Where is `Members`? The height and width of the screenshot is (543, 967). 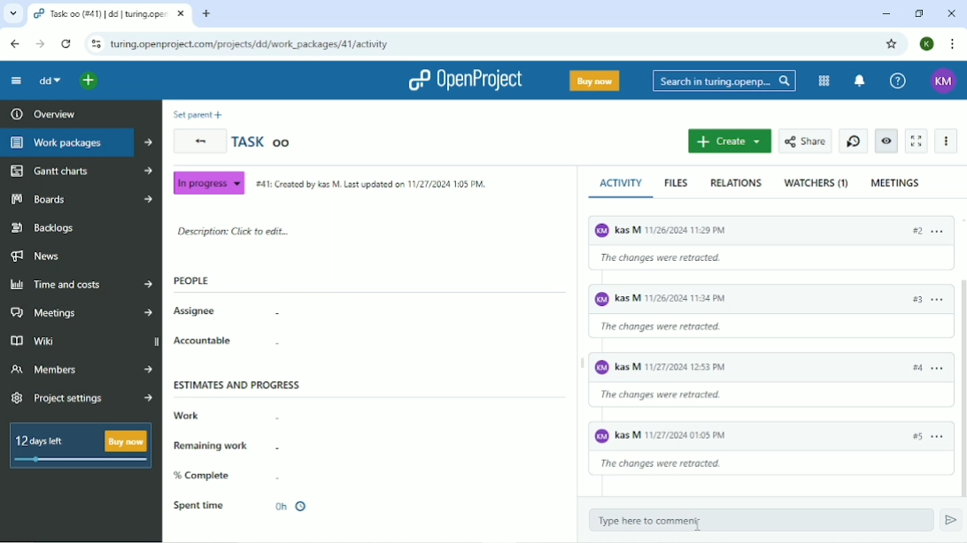 Members is located at coordinates (81, 368).